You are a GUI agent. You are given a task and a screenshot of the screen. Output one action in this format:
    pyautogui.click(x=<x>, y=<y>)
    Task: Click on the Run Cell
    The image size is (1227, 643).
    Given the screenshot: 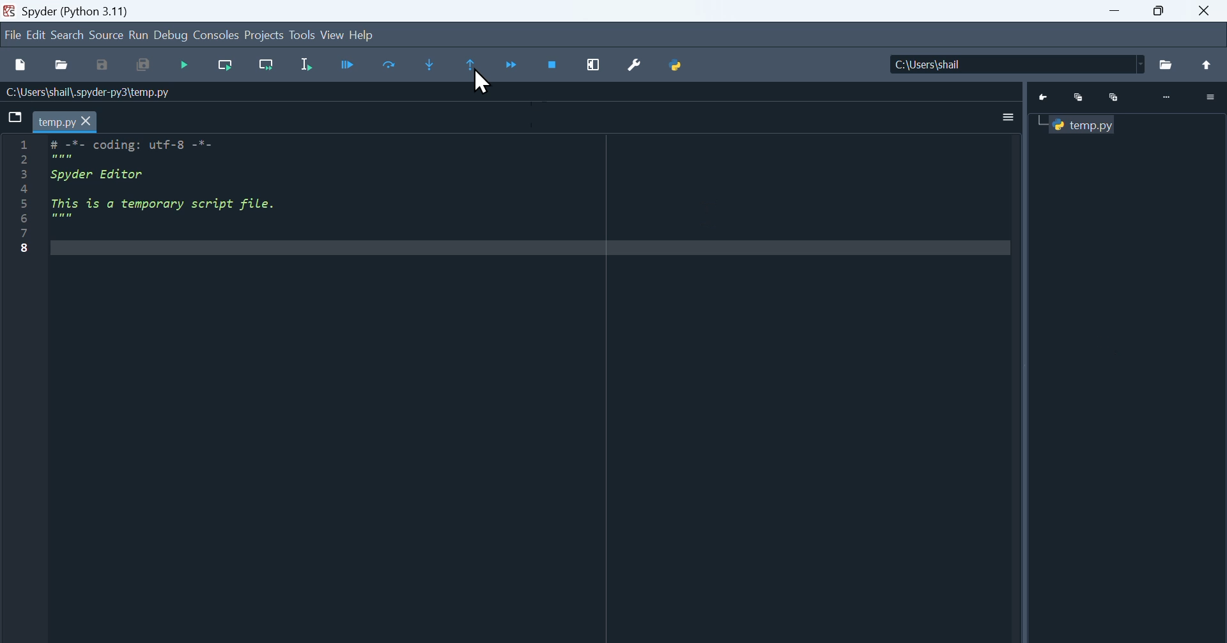 What is the action you would take?
    pyautogui.click(x=389, y=64)
    